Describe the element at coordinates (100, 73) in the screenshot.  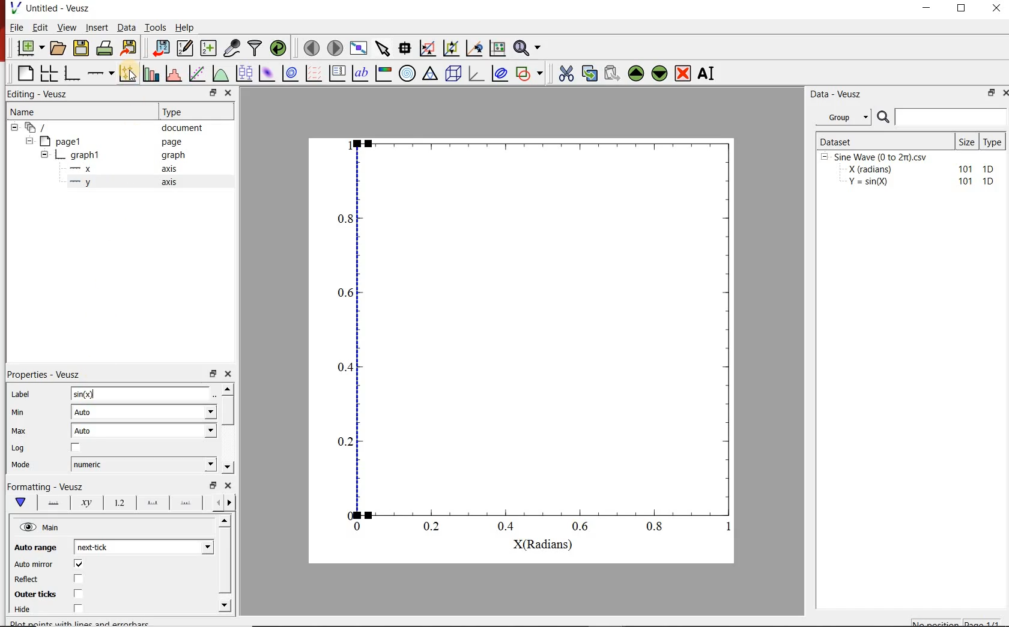
I see `add an axis` at that location.